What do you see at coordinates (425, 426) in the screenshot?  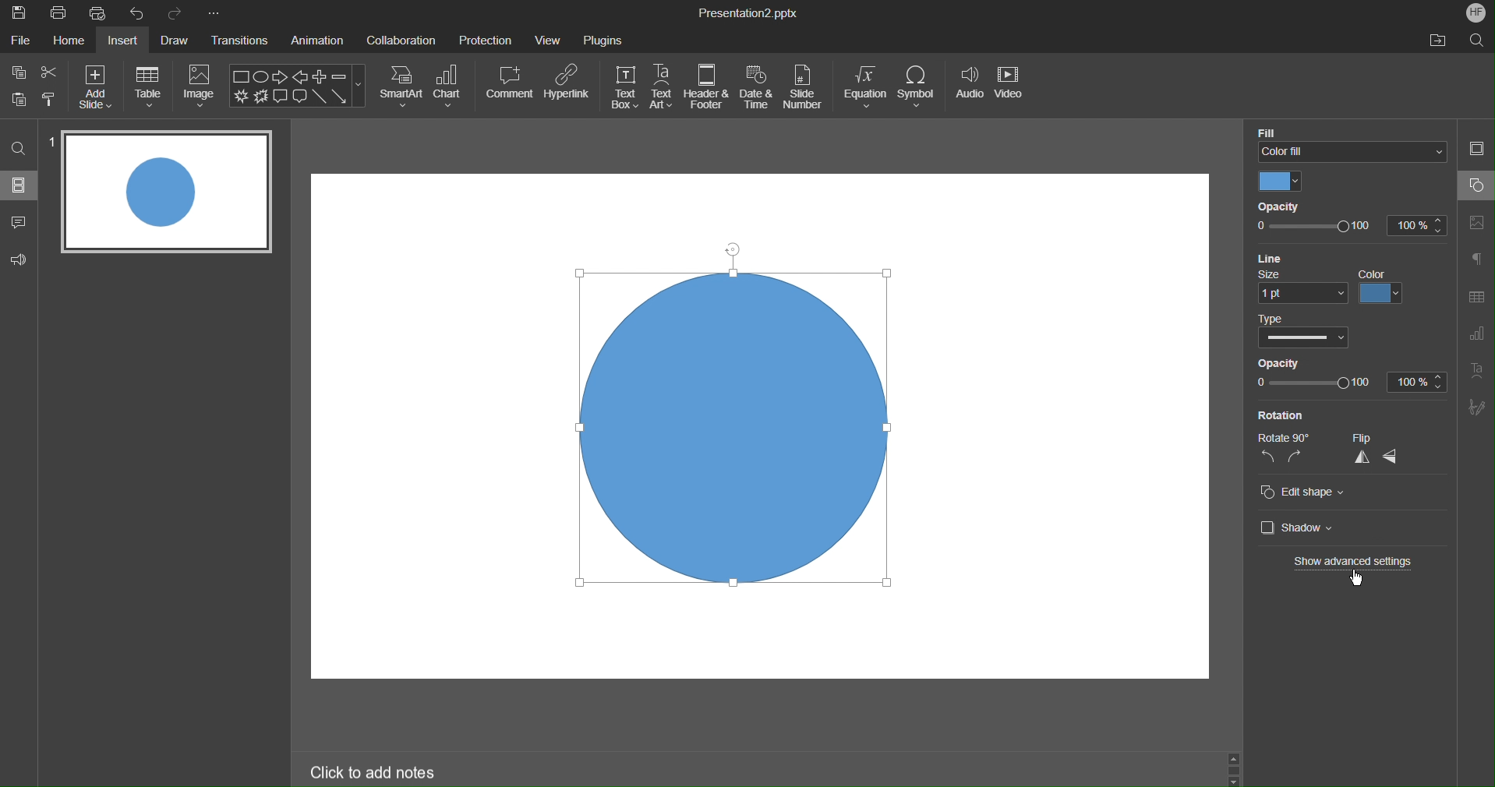 I see `workspace` at bounding box center [425, 426].